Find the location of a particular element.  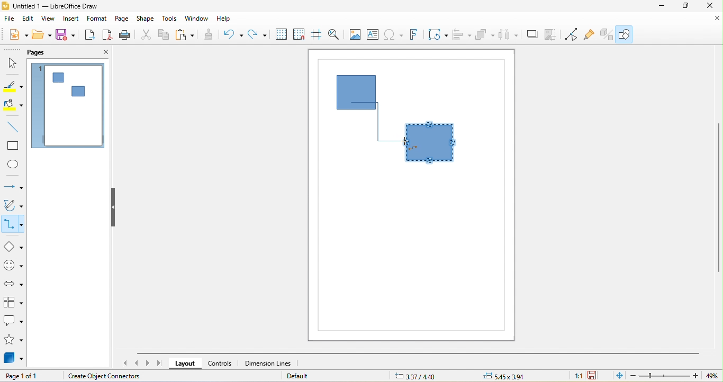

hide is located at coordinates (113, 207).